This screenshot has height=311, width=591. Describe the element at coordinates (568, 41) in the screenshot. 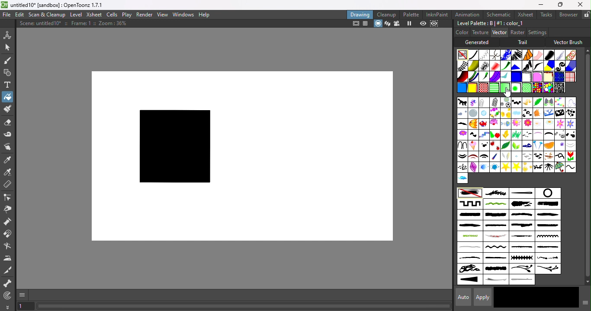

I see `Vector Brush` at that location.